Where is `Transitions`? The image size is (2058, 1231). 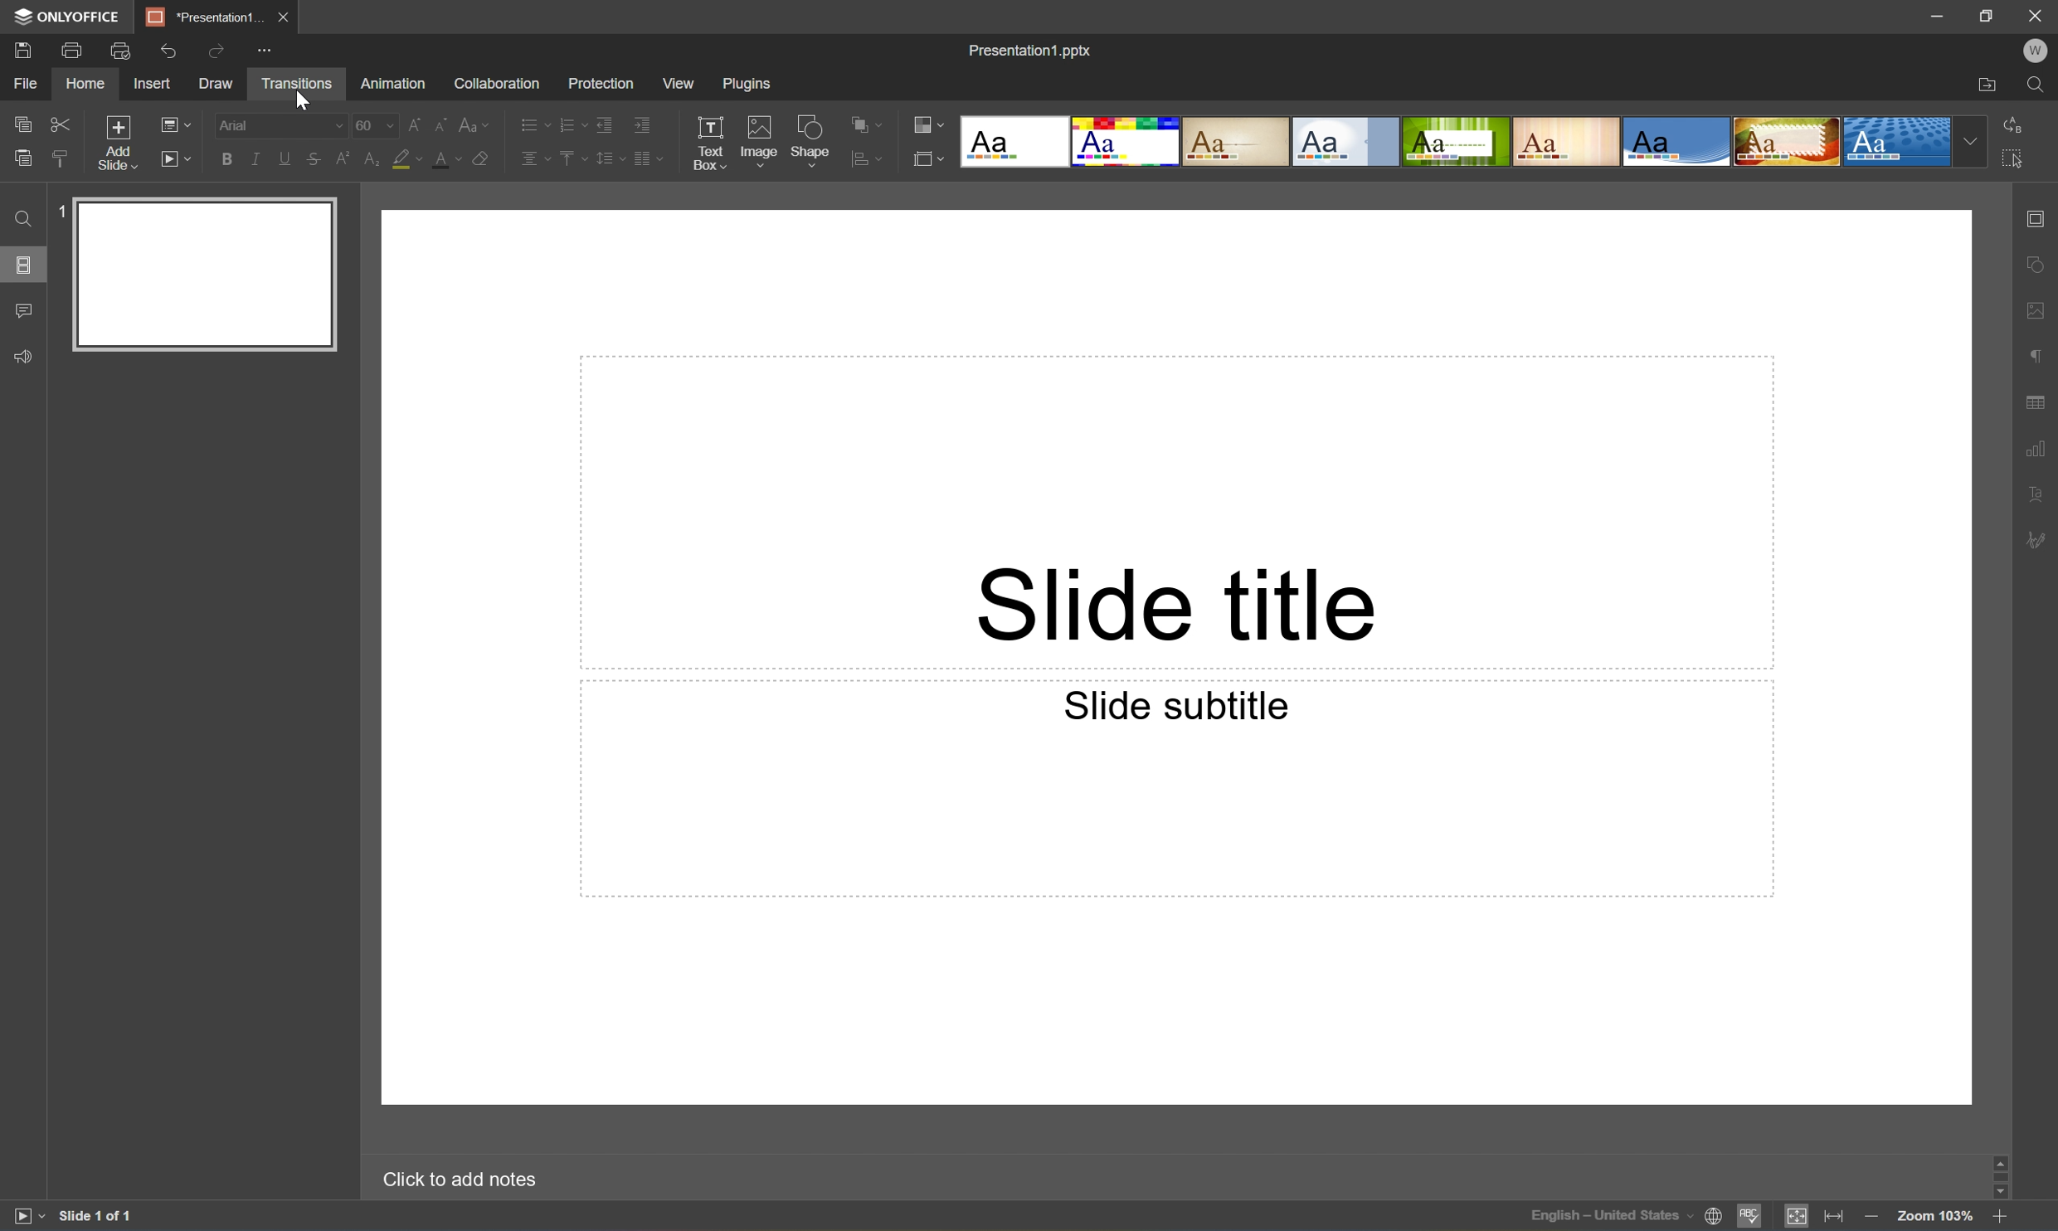 Transitions is located at coordinates (299, 84).